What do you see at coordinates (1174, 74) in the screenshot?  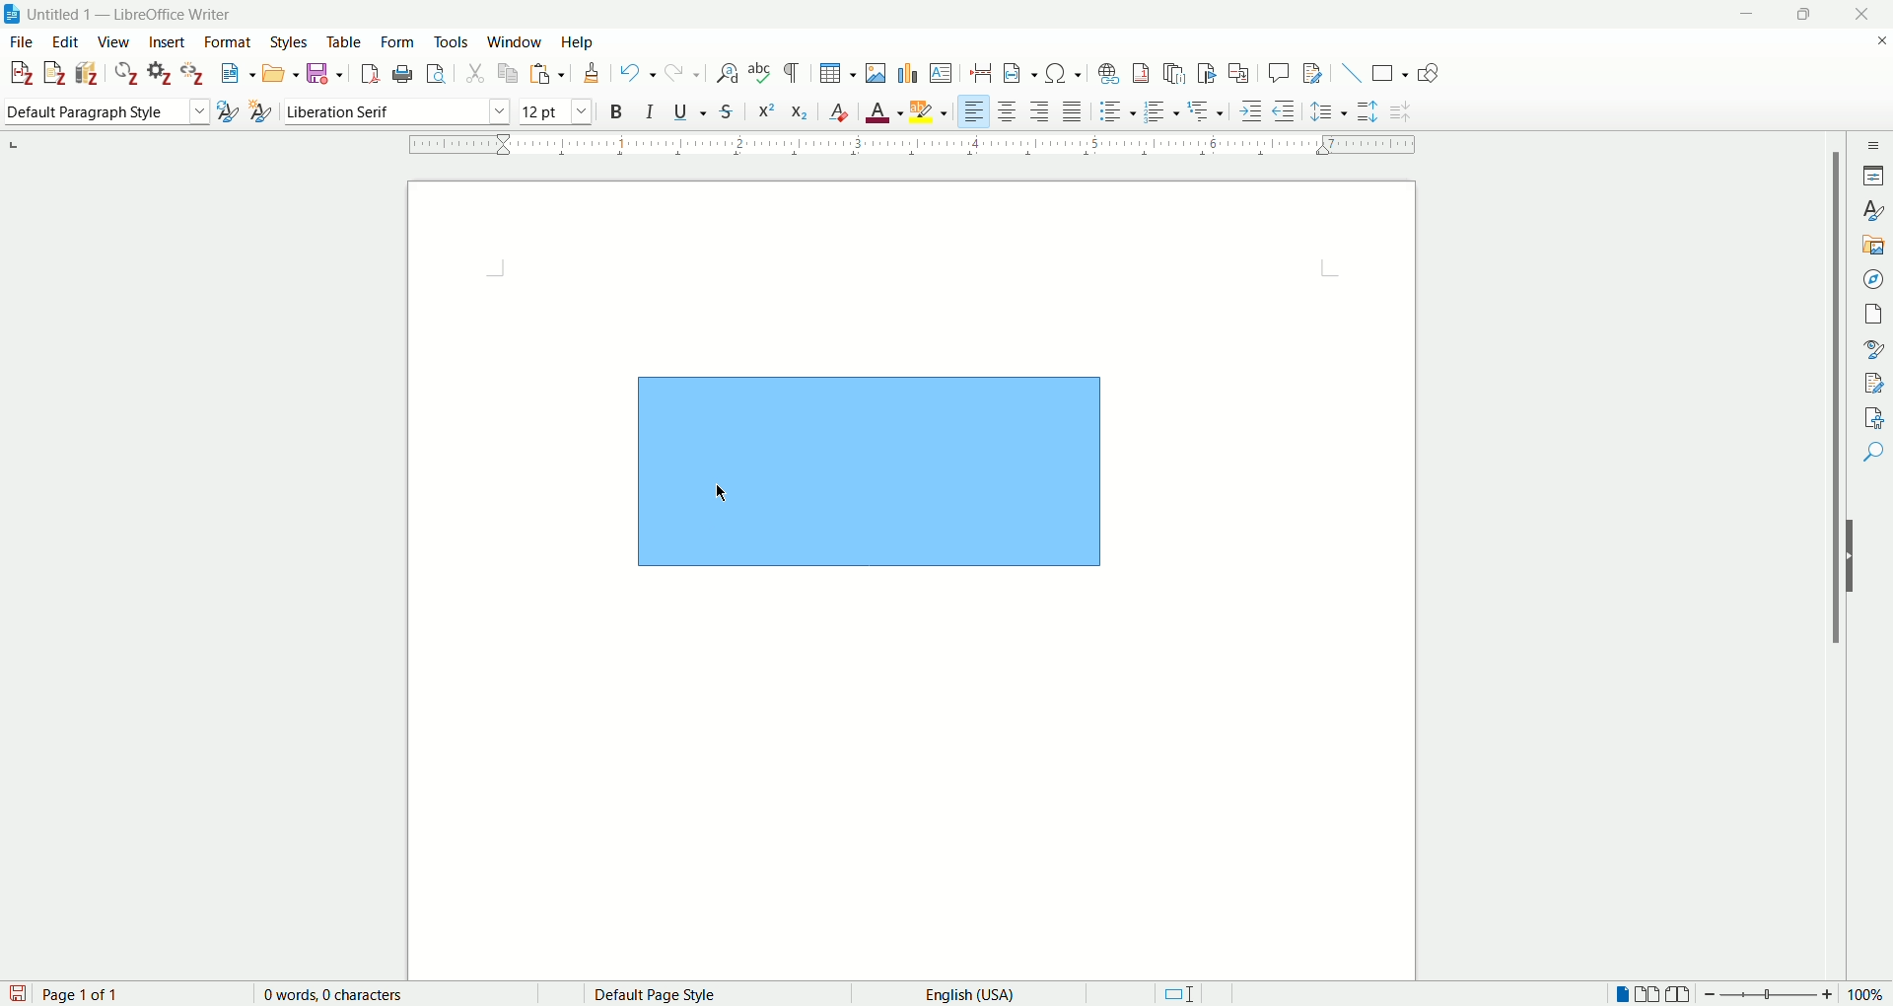 I see `insert endnote` at bounding box center [1174, 74].